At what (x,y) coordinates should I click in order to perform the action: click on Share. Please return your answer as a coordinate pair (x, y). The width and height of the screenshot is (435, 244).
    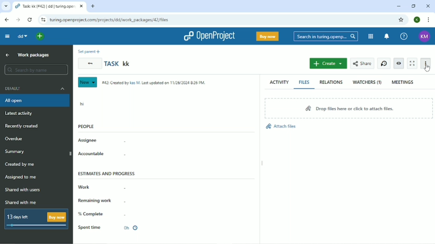
    Looking at the image, I should click on (362, 64).